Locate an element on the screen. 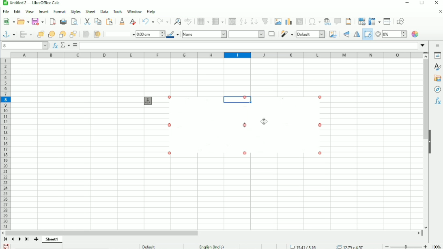 This screenshot has height=249, width=443. Area style is located at coordinates (247, 34).